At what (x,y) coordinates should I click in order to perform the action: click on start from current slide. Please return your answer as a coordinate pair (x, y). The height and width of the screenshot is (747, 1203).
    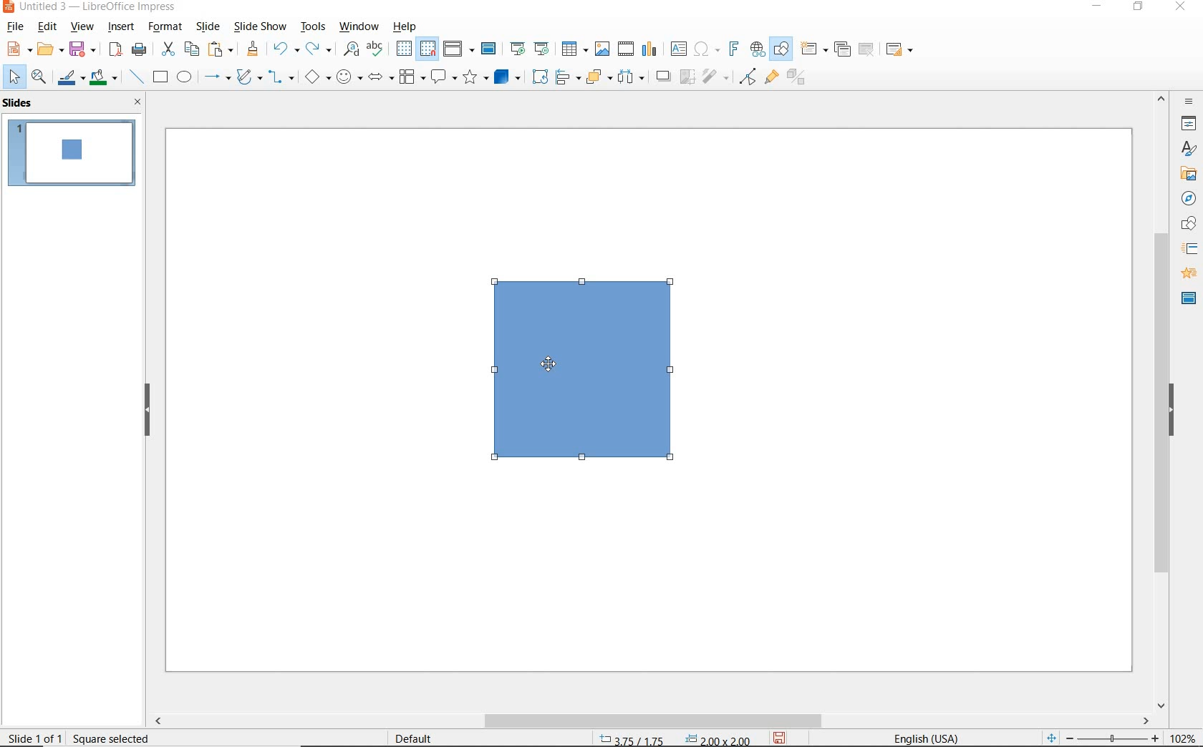
    Looking at the image, I should click on (543, 49).